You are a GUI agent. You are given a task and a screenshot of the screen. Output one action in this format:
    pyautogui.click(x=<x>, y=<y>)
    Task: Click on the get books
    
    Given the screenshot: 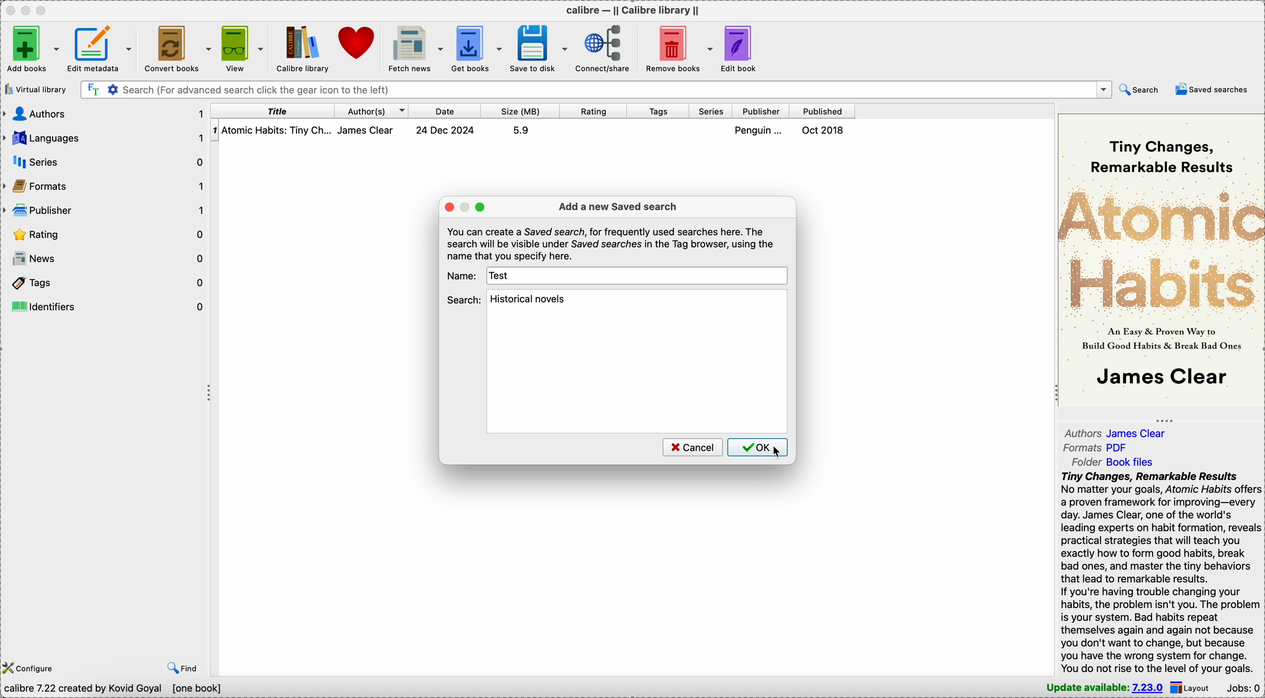 What is the action you would take?
    pyautogui.click(x=478, y=48)
    